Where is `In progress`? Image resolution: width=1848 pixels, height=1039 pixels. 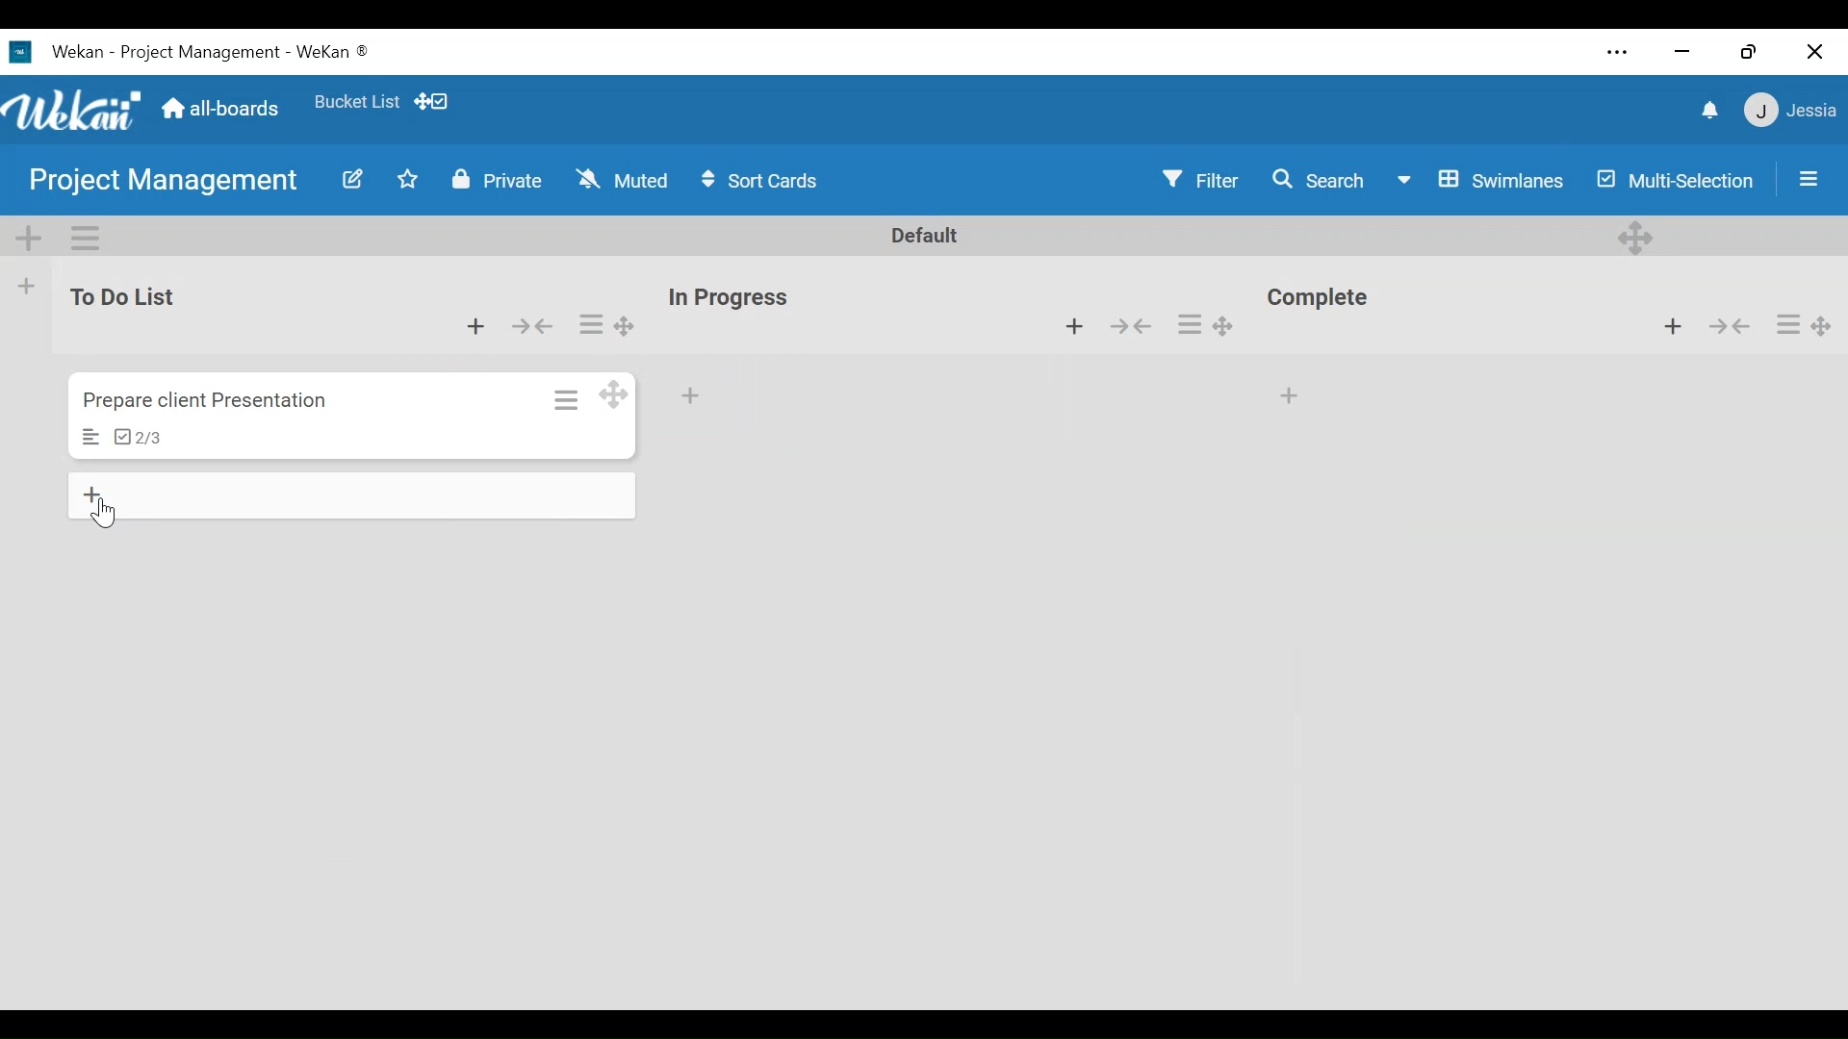 In progress is located at coordinates (734, 297).